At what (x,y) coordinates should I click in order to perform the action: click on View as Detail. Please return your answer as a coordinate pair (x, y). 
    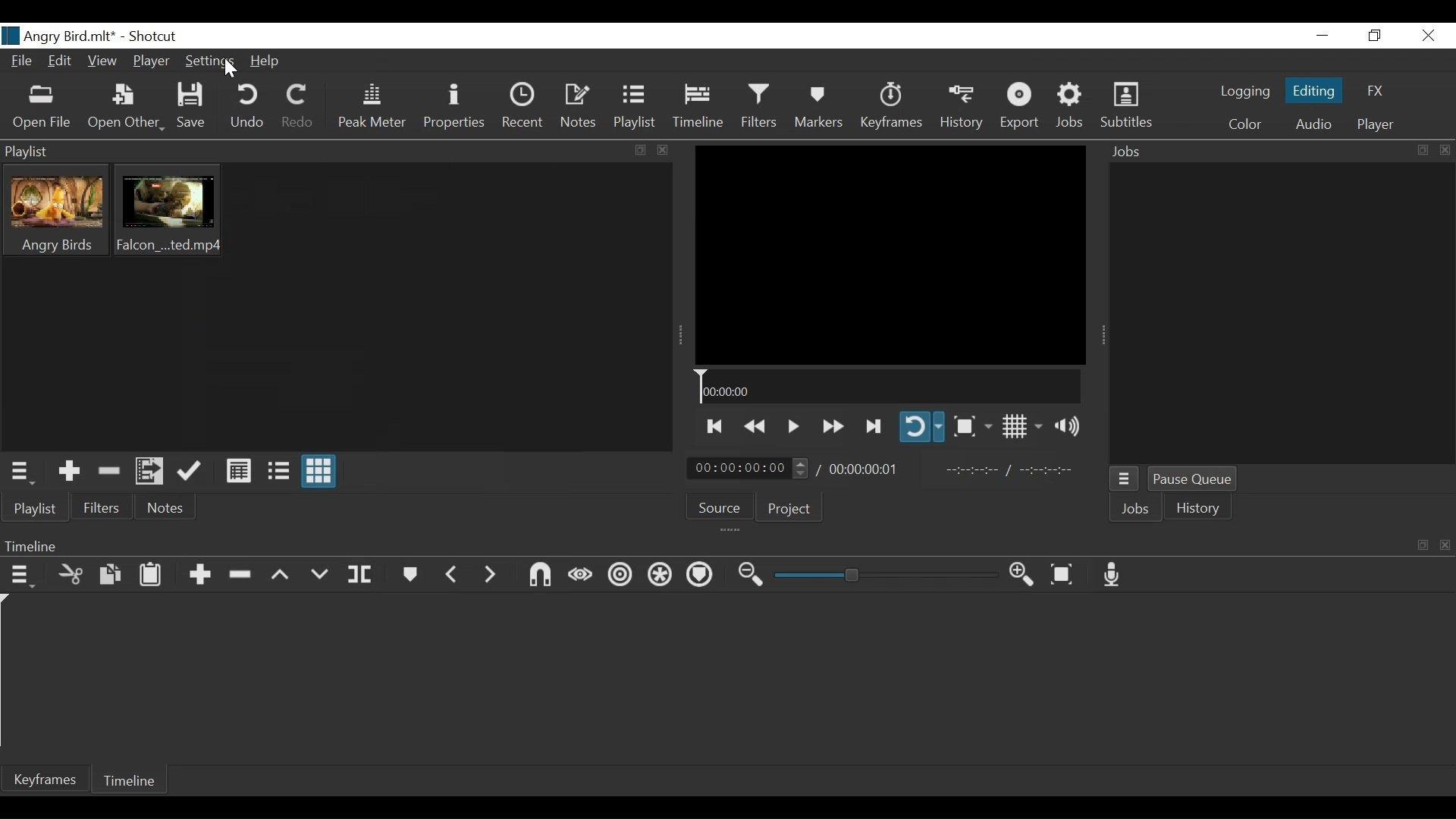
    Looking at the image, I should click on (240, 471).